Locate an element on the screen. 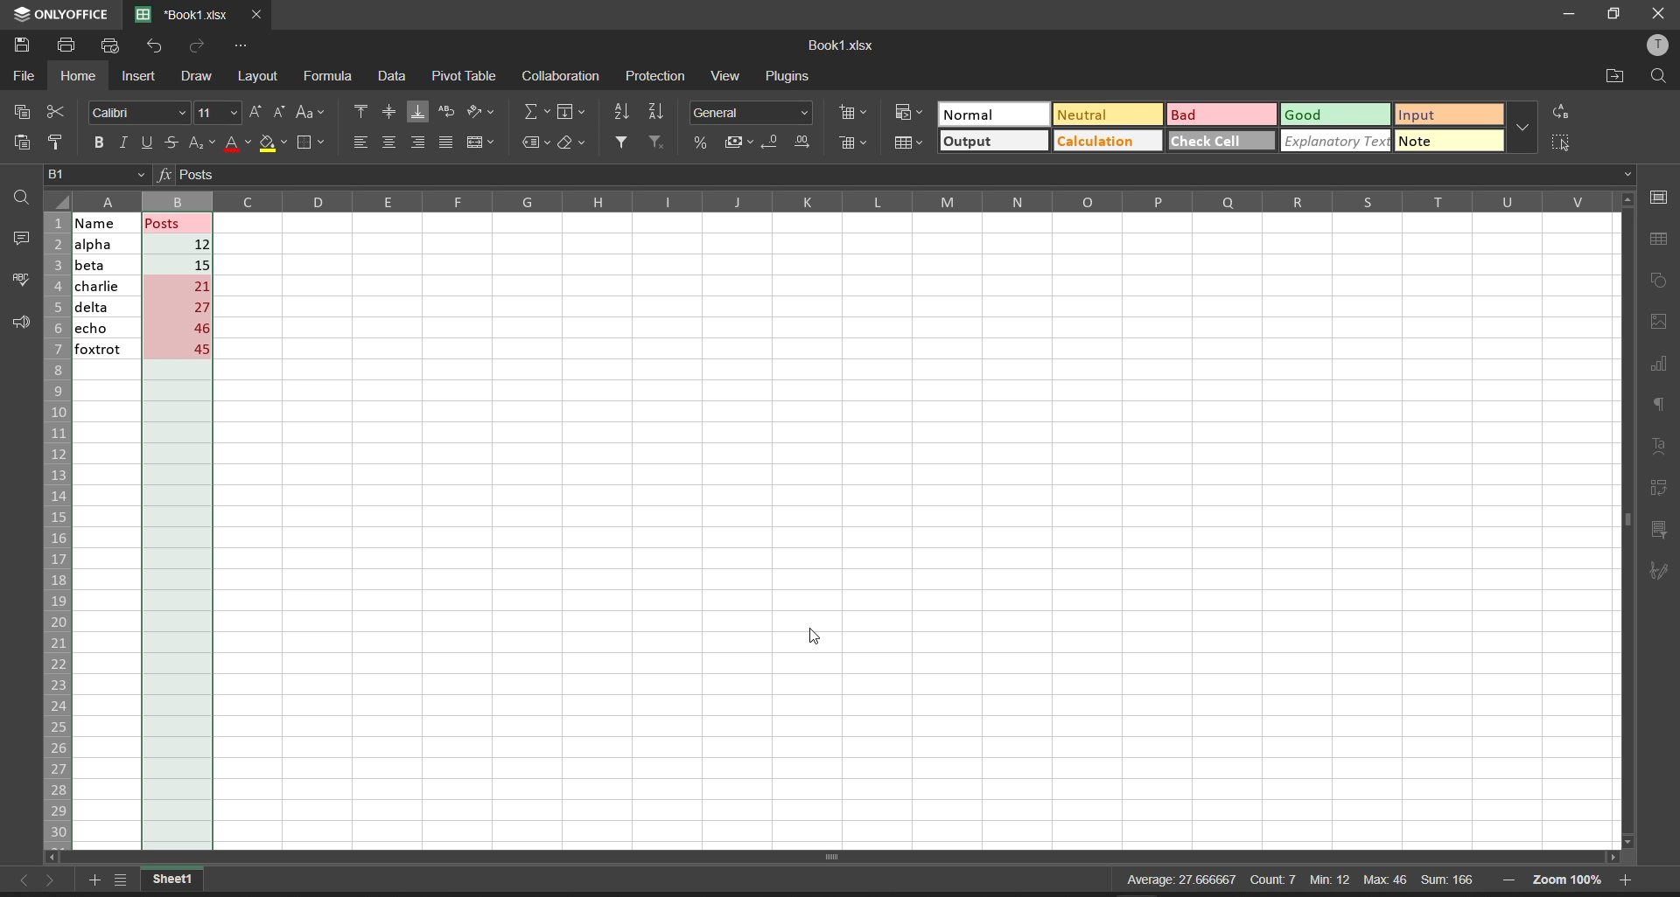 Image resolution: width=1680 pixels, height=897 pixels. name is located at coordinates (100, 288).